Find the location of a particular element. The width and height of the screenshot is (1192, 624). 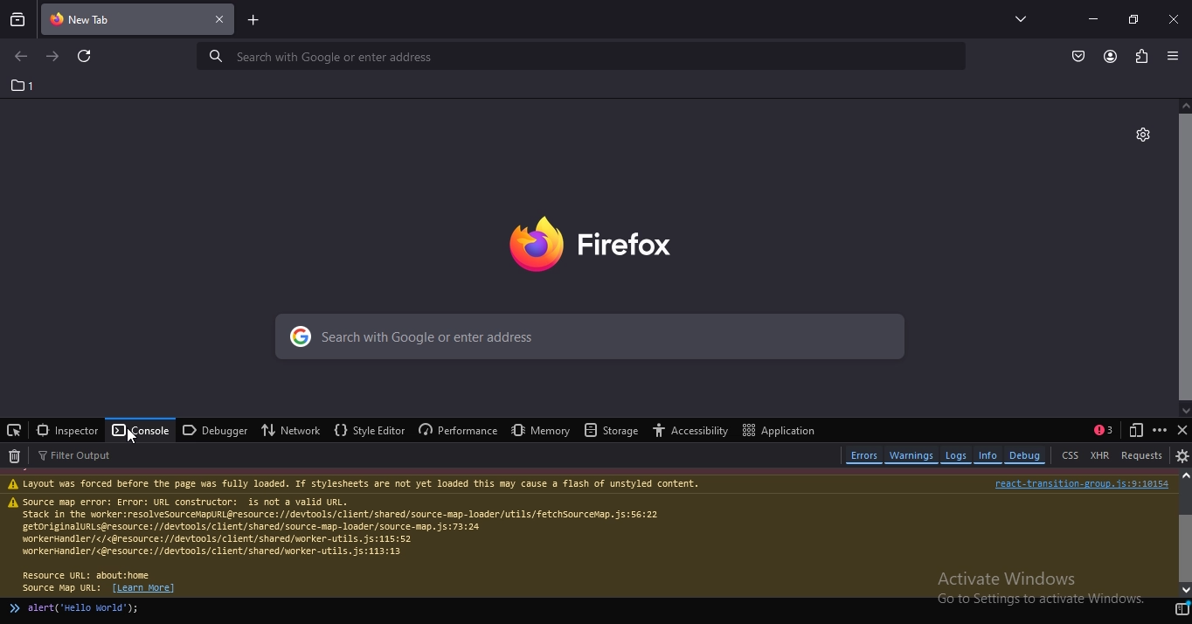

go to next page is located at coordinates (53, 57).